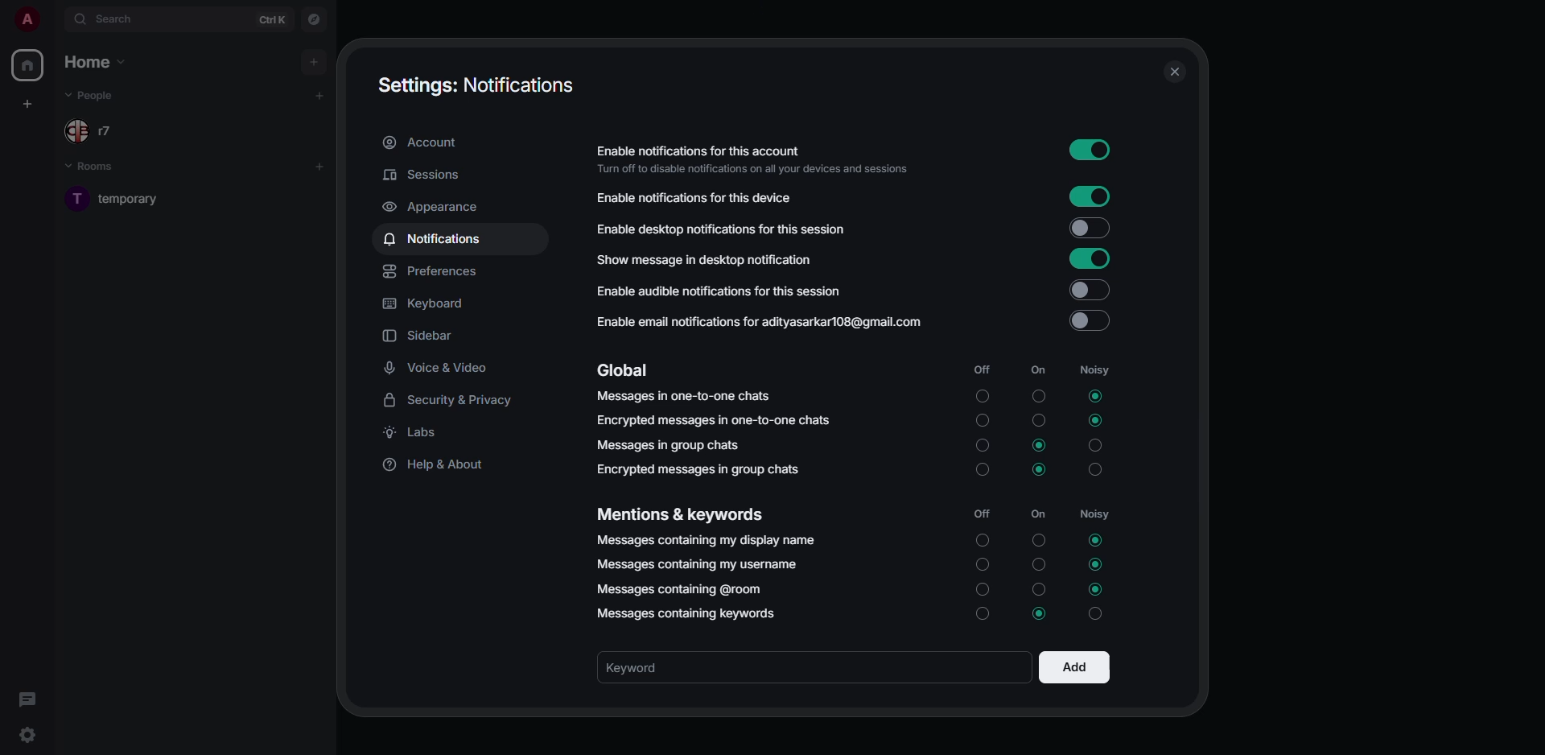 Image resolution: width=1545 pixels, height=755 pixels. Describe the element at coordinates (982, 568) in the screenshot. I see `turn on` at that location.